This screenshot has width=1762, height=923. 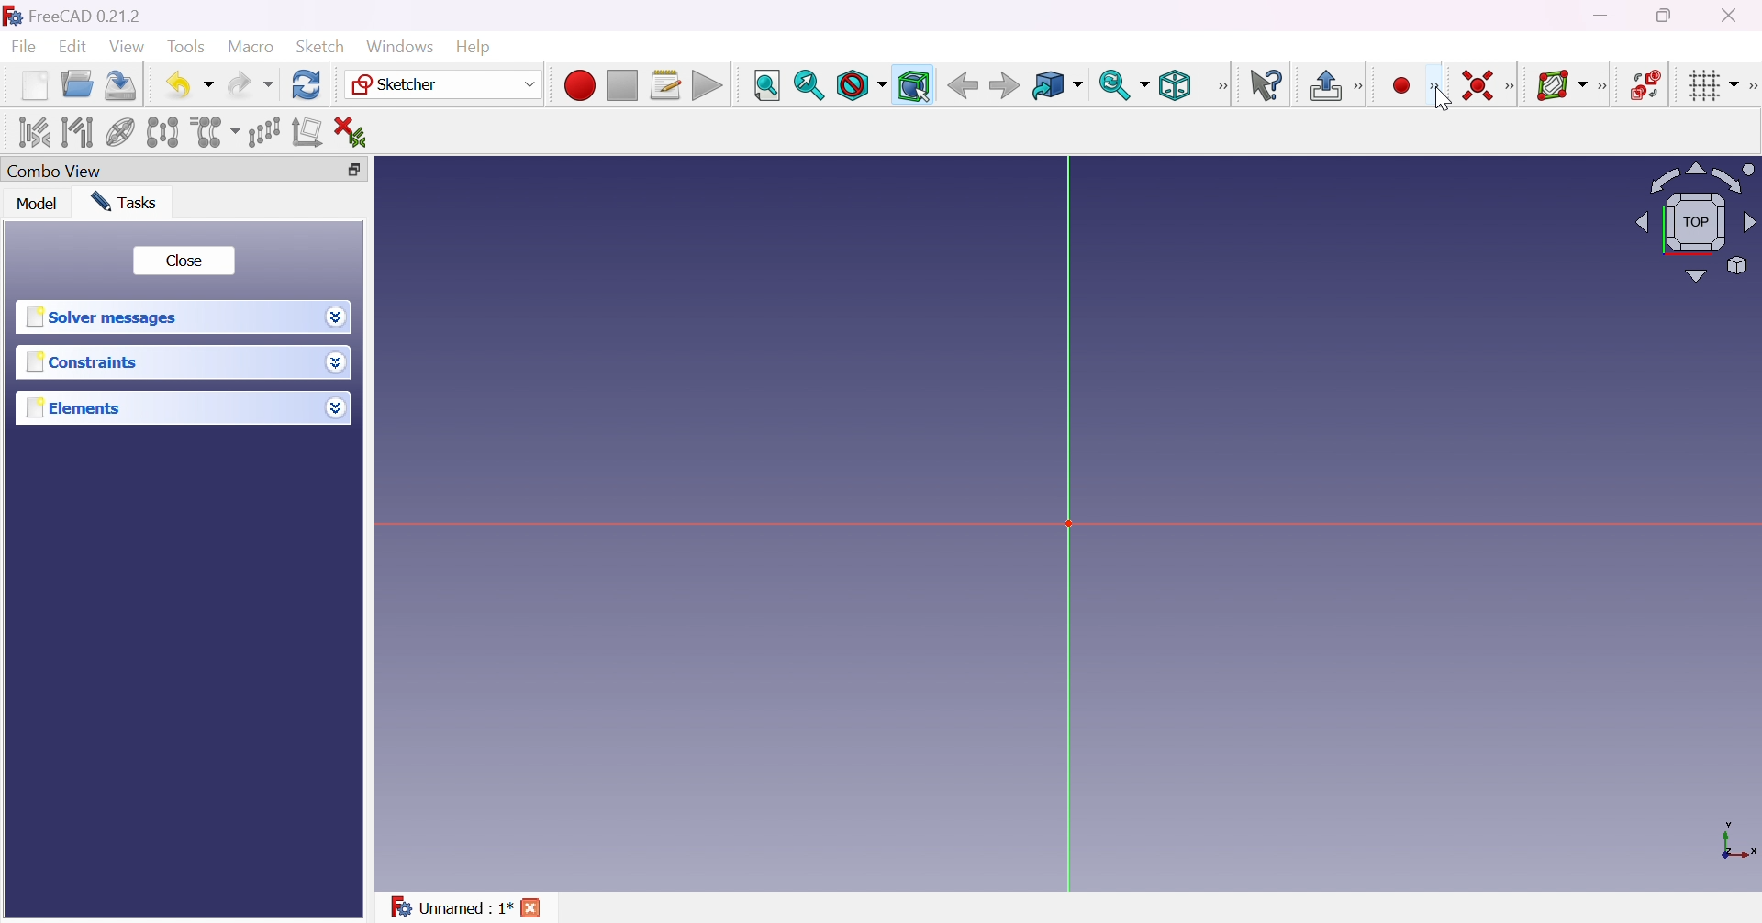 I want to click on Sketcher constraints, so click(x=1513, y=87).